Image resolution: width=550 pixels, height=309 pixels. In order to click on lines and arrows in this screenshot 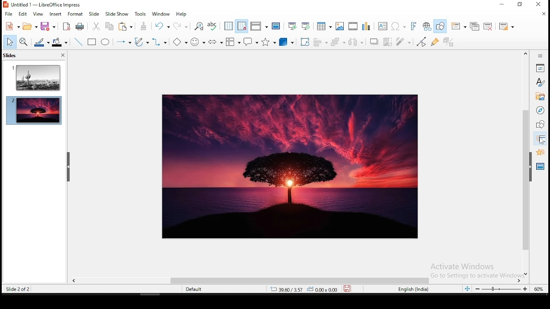, I will do `click(123, 43)`.